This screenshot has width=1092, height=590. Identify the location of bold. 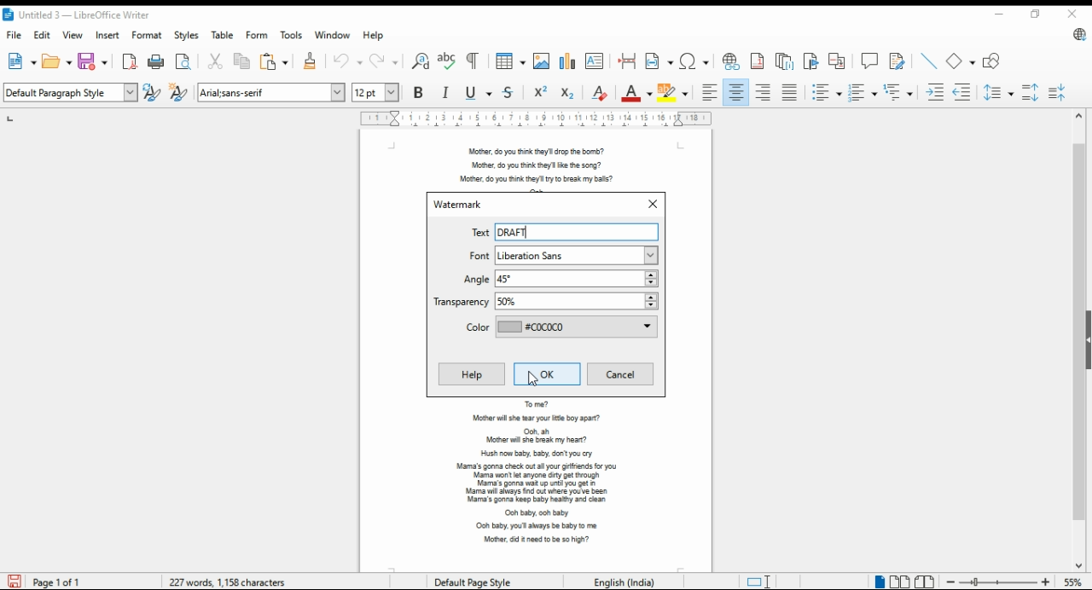
(421, 92).